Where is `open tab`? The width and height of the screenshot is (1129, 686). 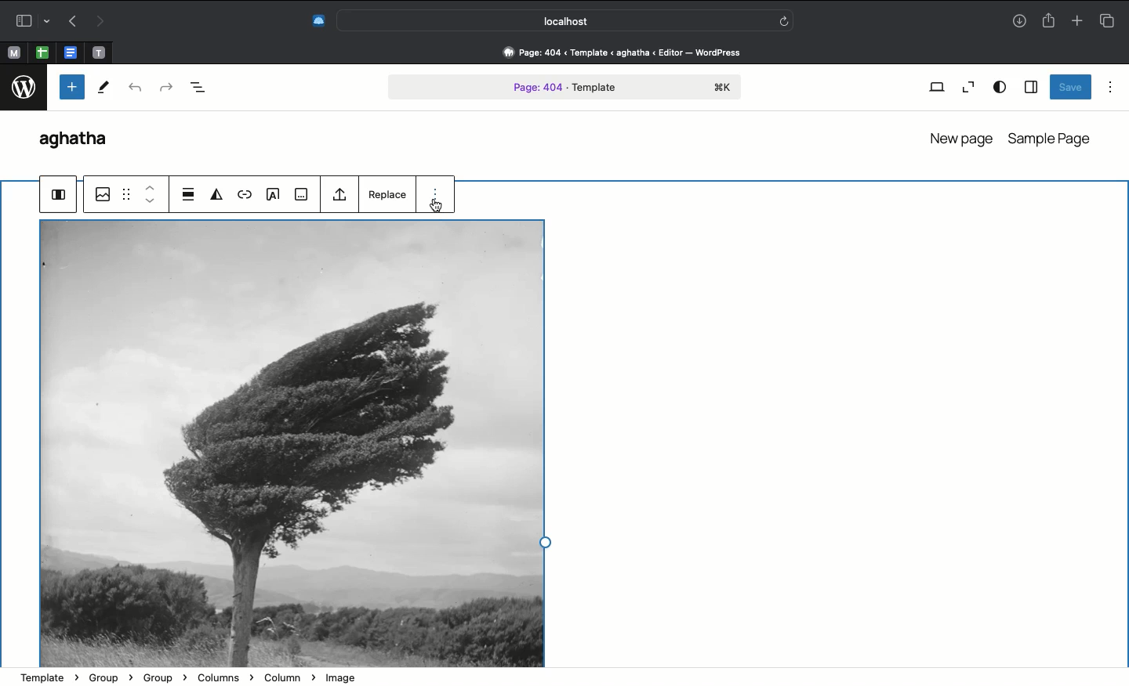
open tab is located at coordinates (13, 53).